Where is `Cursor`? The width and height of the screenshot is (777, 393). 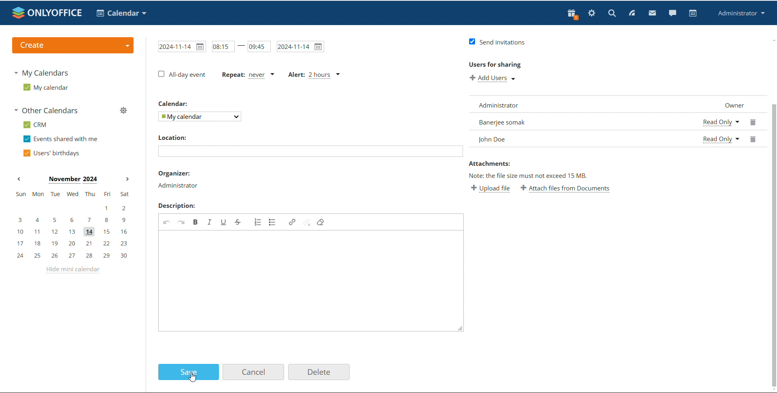
Cursor is located at coordinates (193, 378).